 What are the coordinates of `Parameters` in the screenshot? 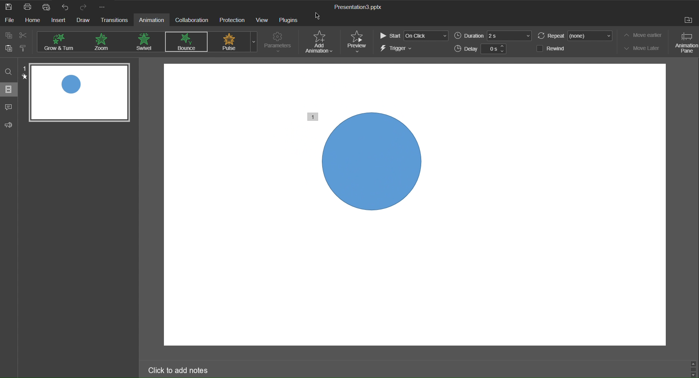 It's located at (279, 42).